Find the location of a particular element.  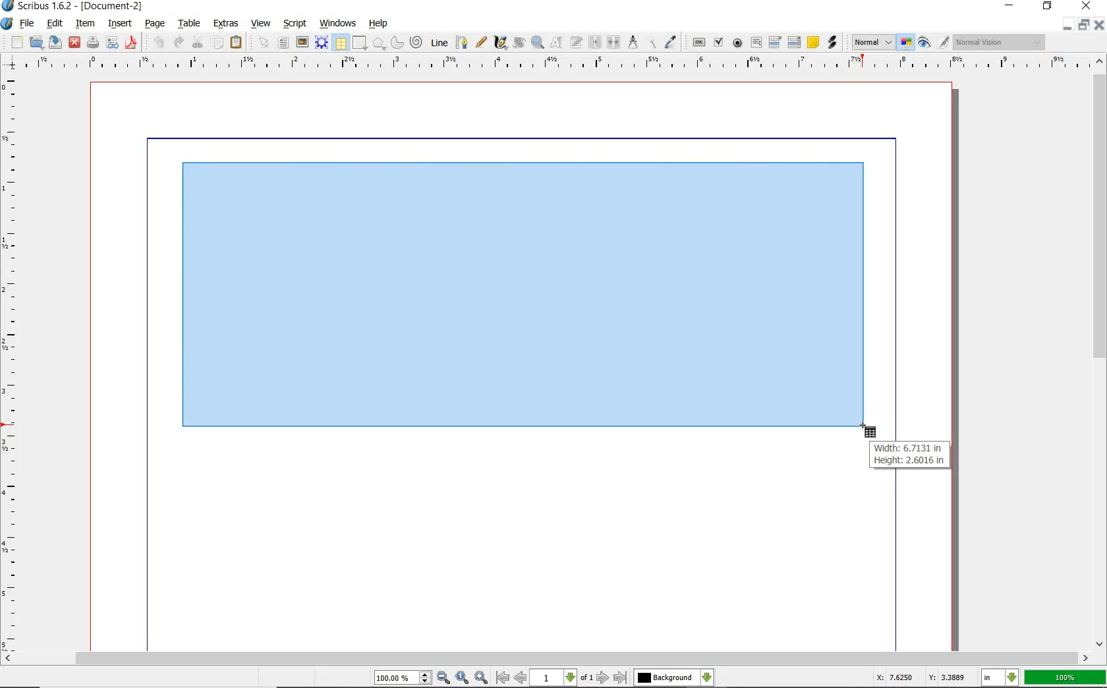

calligraphic line is located at coordinates (499, 43).